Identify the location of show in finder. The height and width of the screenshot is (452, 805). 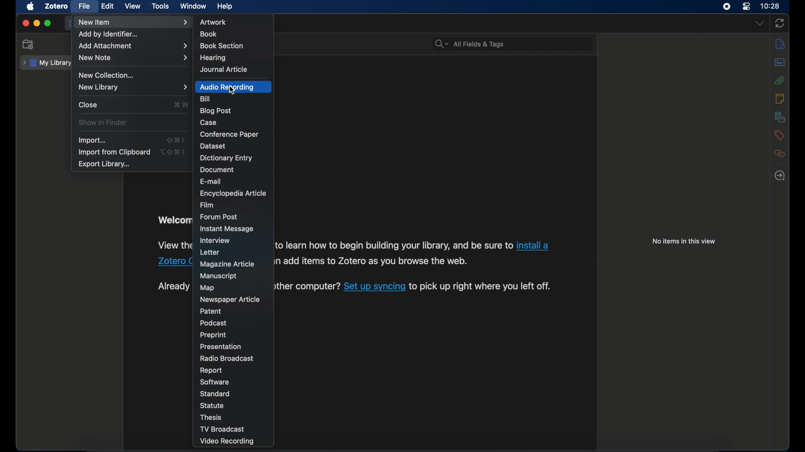
(104, 123).